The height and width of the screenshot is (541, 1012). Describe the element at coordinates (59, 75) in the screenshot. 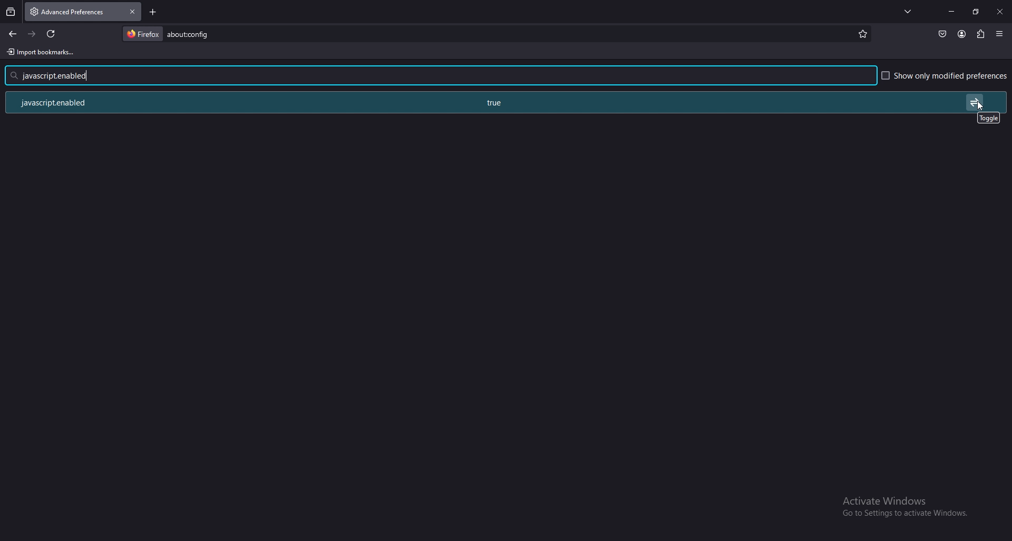

I see `seach` at that location.